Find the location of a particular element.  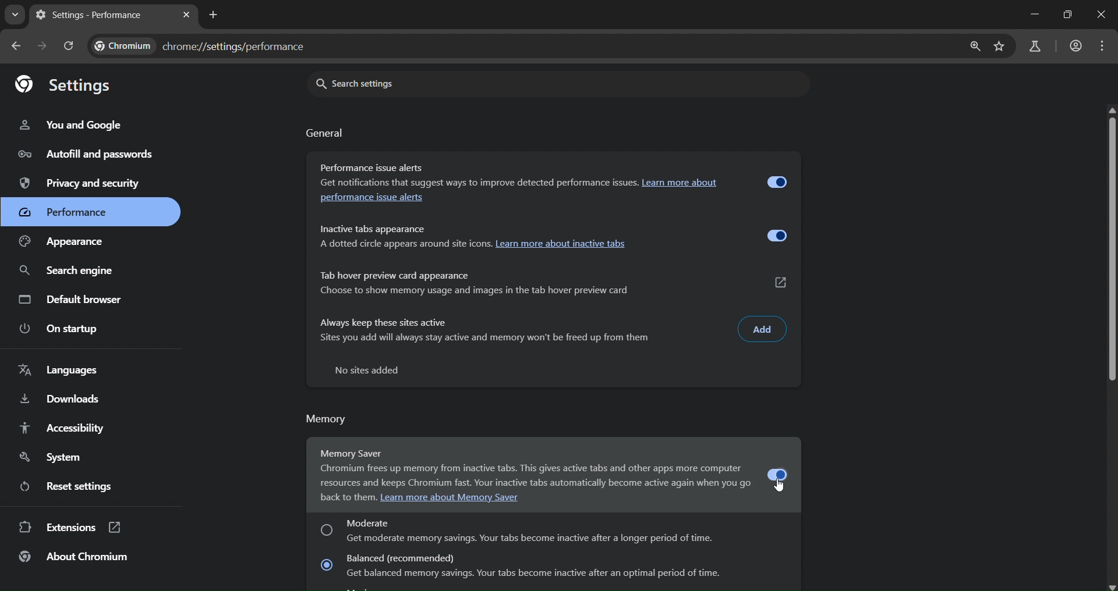

extensions is located at coordinates (70, 528).